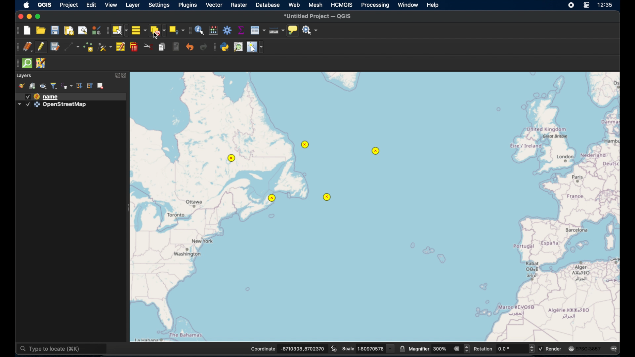 This screenshot has width=635, height=357. Describe the element at coordinates (148, 47) in the screenshot. I see `cut features` at that location.